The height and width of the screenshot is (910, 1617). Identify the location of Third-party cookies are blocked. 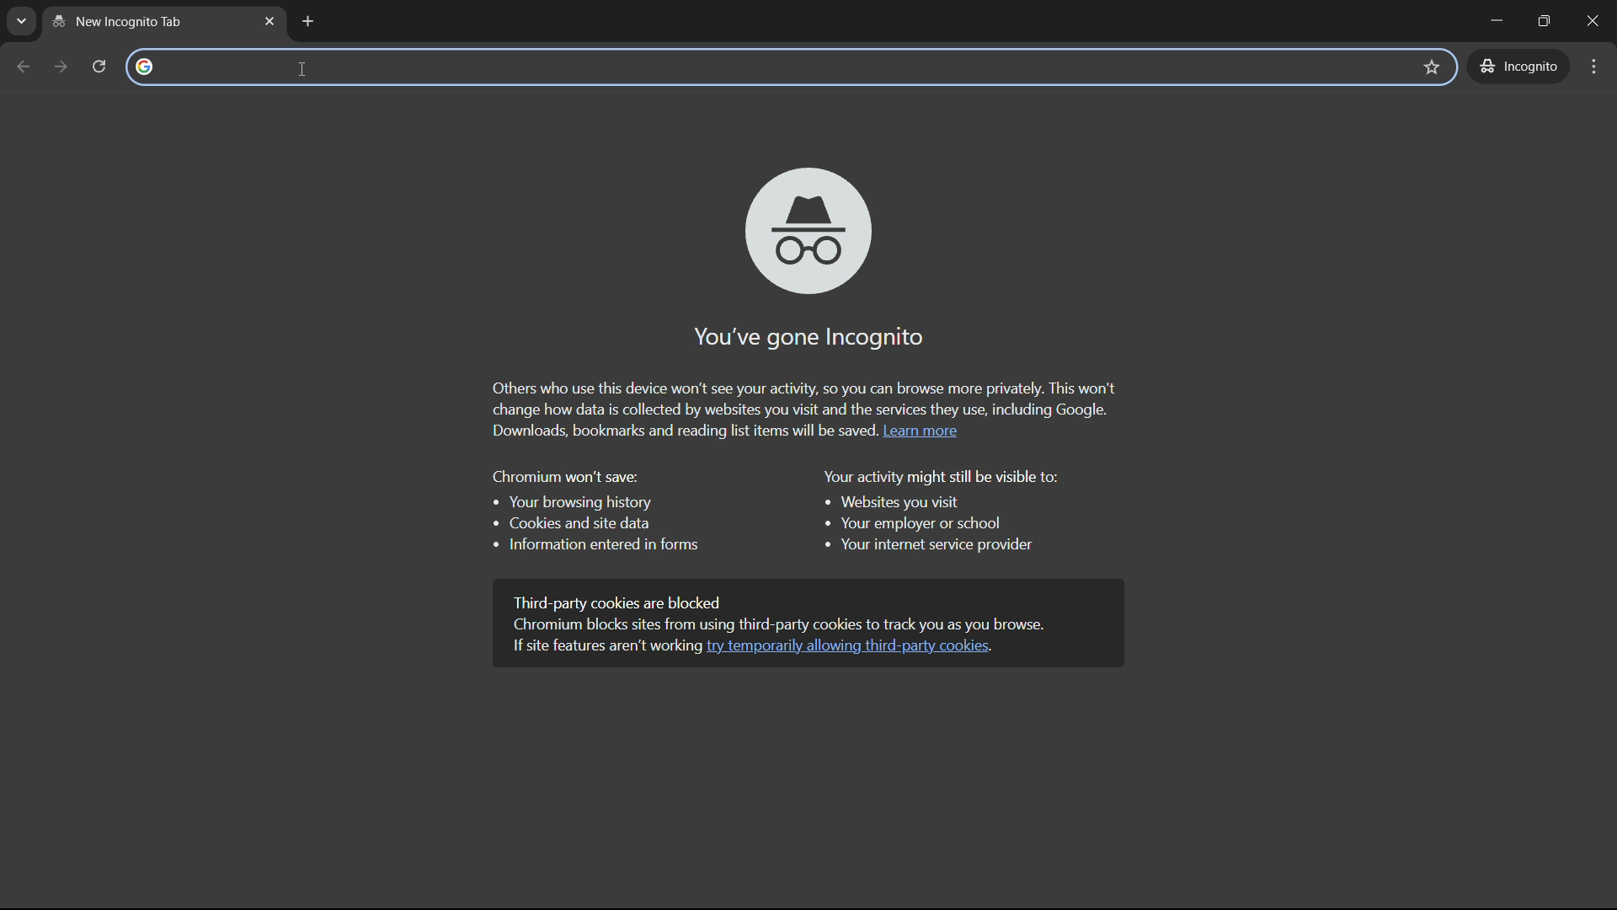
(633, 598).